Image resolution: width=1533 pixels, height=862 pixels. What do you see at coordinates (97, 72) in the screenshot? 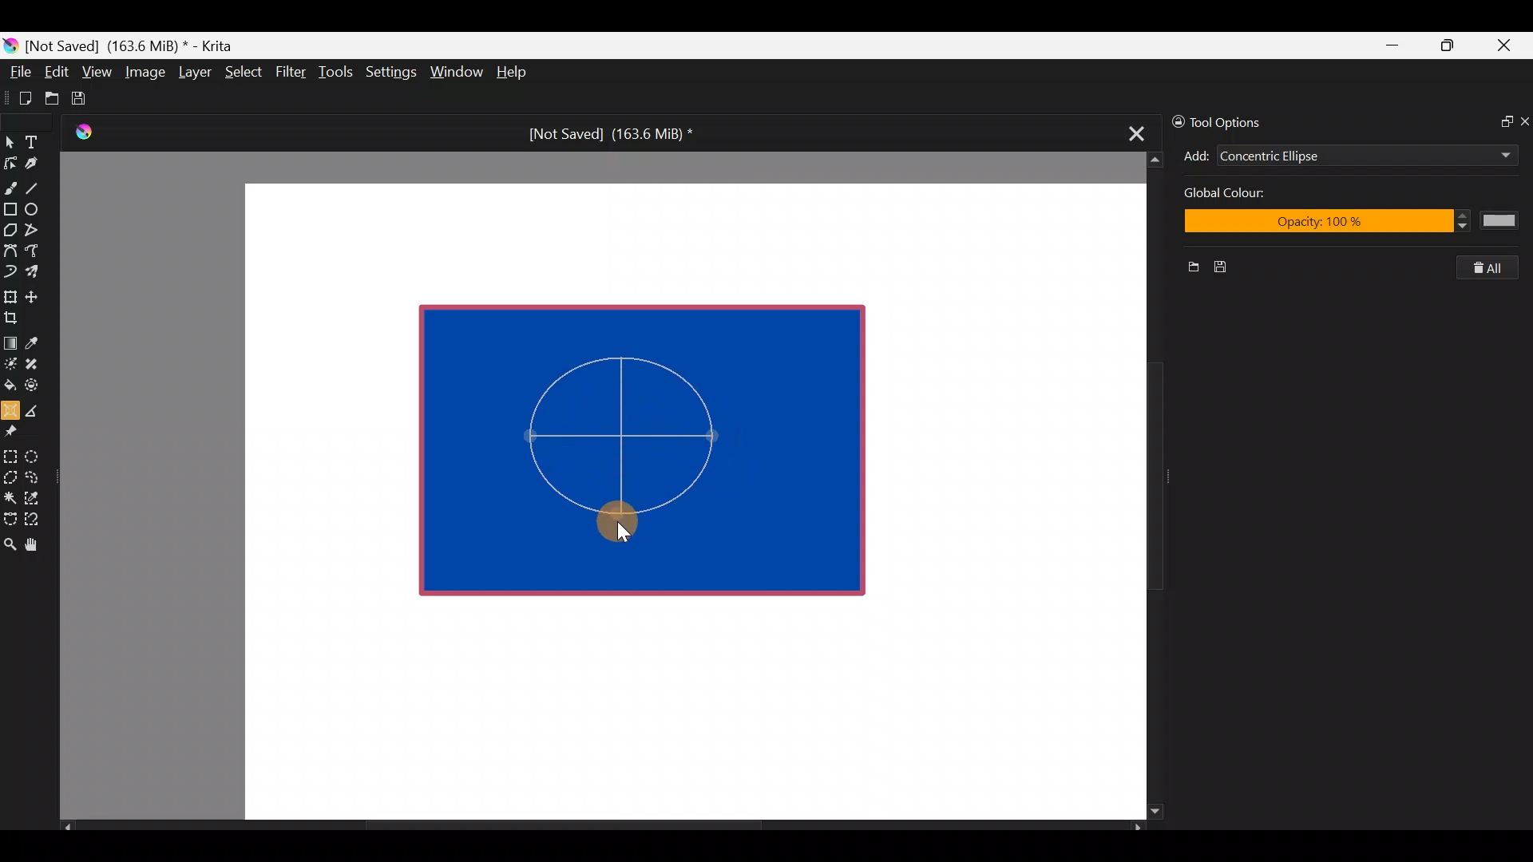
I see `View` at bounding box center [97, 72].